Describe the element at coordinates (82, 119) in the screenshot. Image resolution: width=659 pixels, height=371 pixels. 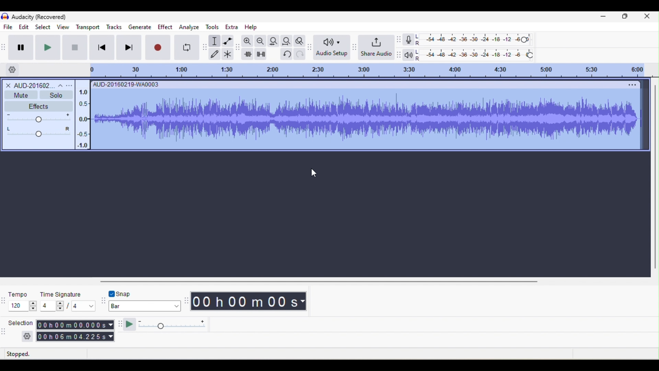
I see `Scale` at that location.